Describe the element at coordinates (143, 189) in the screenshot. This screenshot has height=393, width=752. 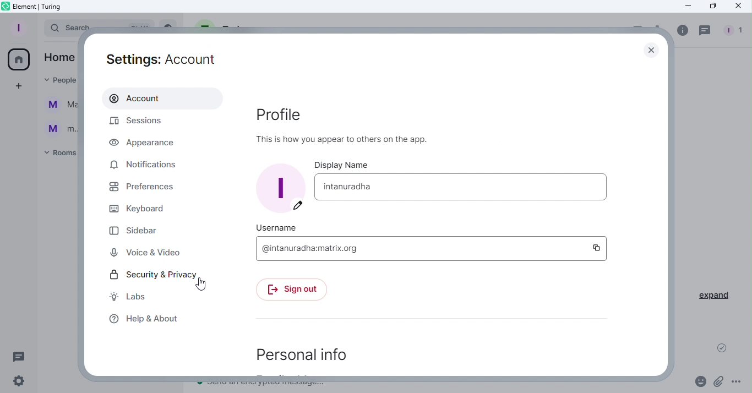
I see `Preferences` at that location.